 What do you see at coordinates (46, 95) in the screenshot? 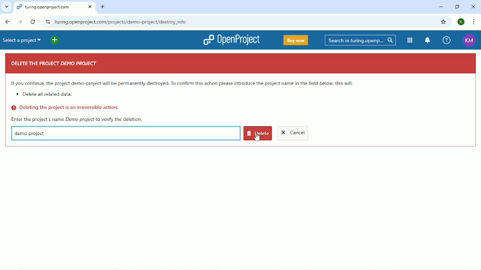
I see `Delete all related data` at bounding box center [46, 95].